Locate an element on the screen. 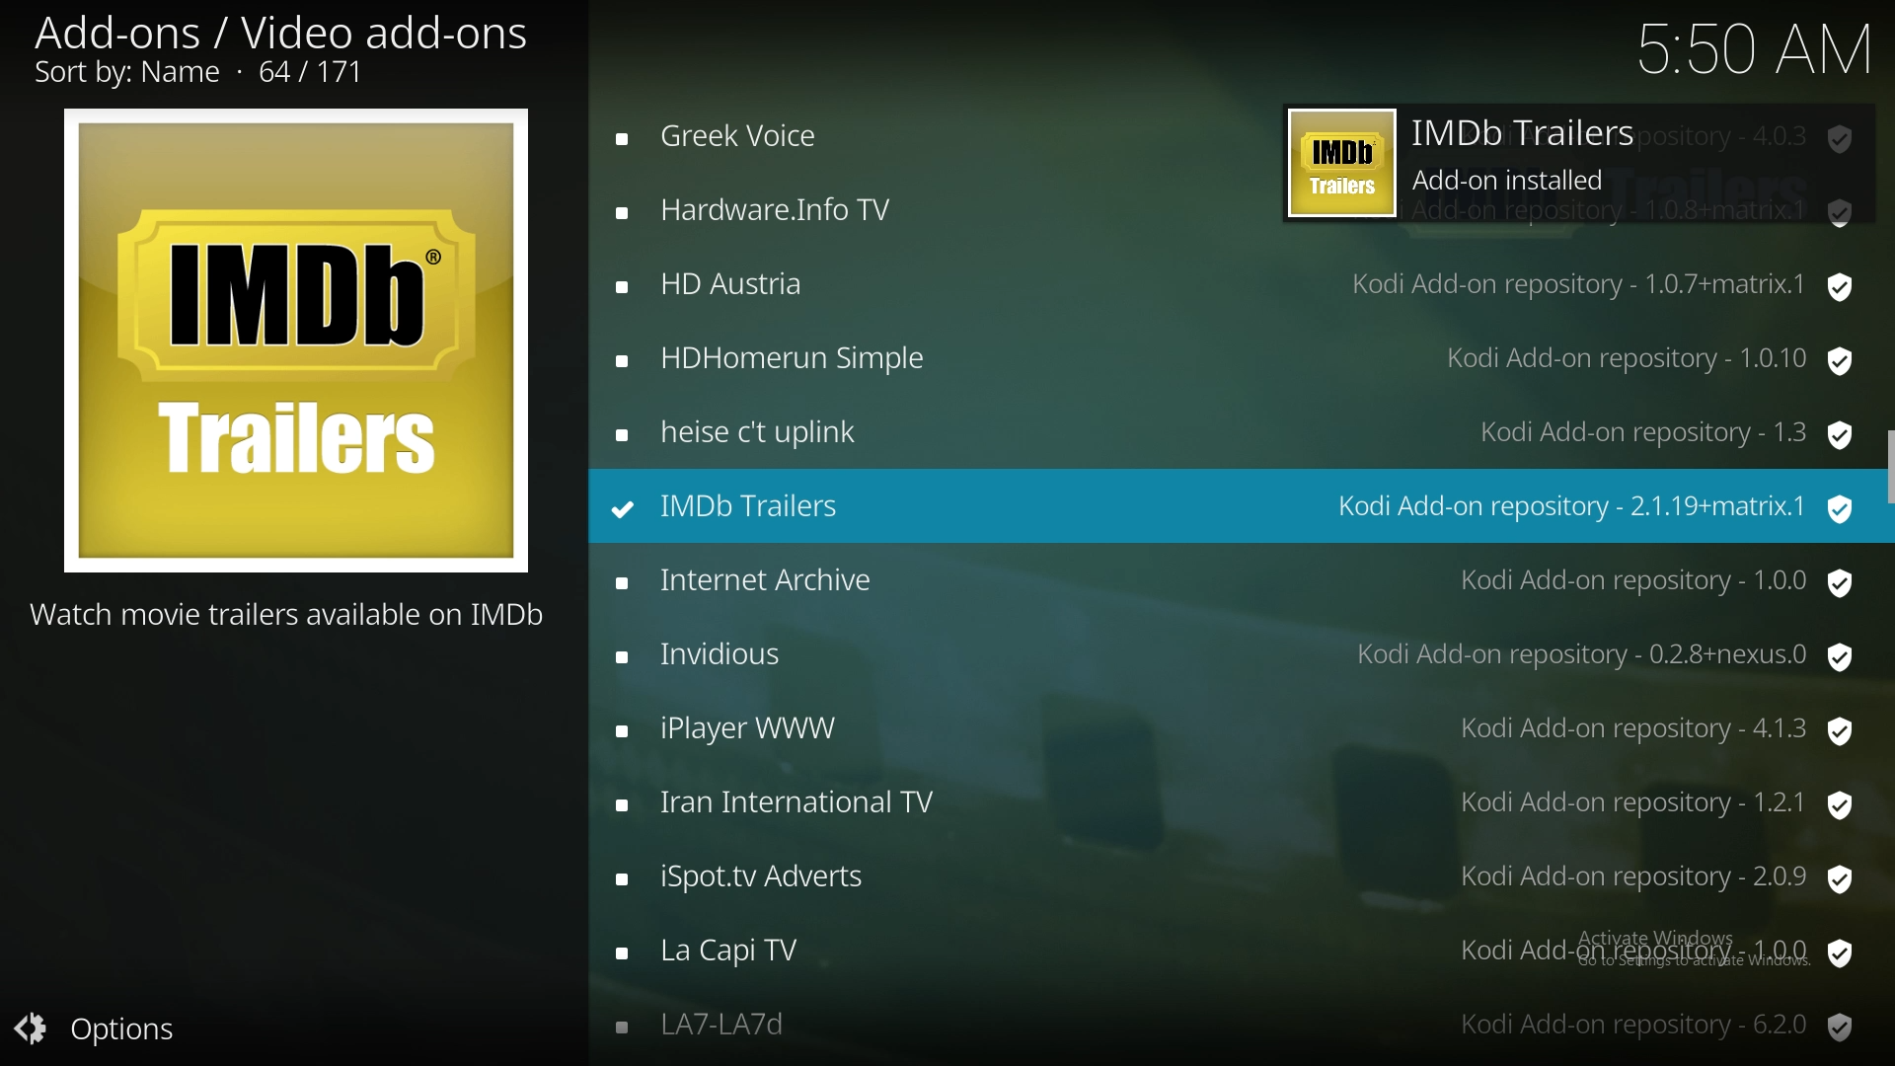 This screenshot has height=1066, width=1895. time is located at coordinates (1742, 50).